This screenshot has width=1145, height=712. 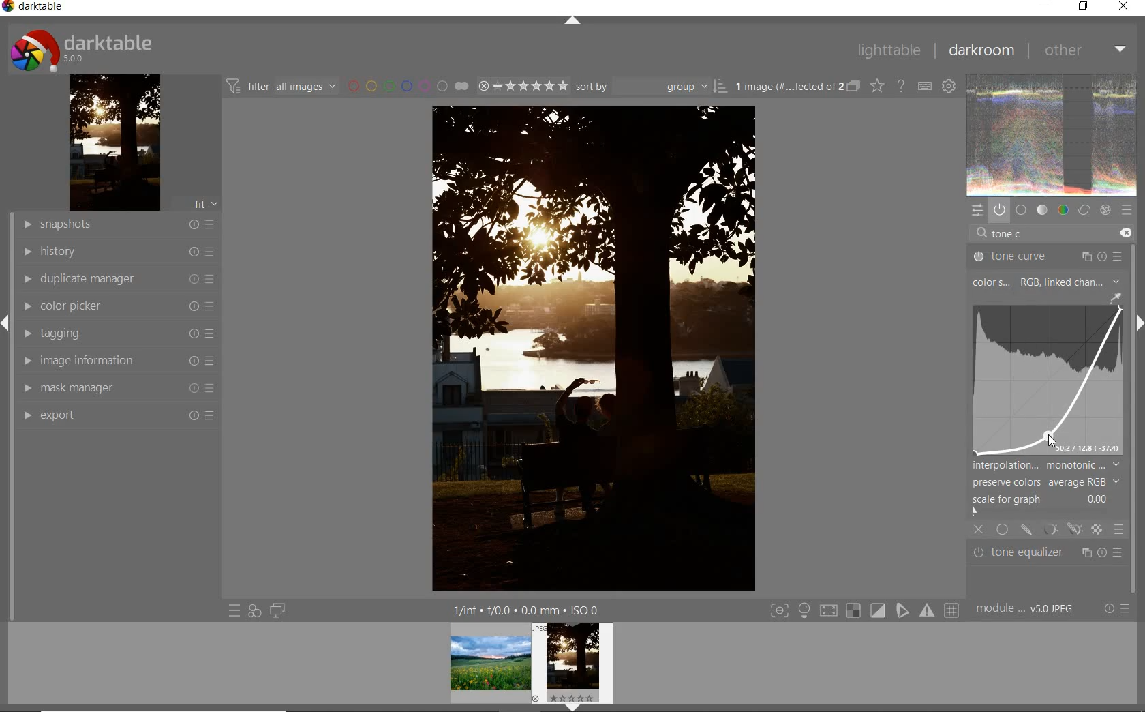 I want to click on mask manager, so click(x=117, y=390).